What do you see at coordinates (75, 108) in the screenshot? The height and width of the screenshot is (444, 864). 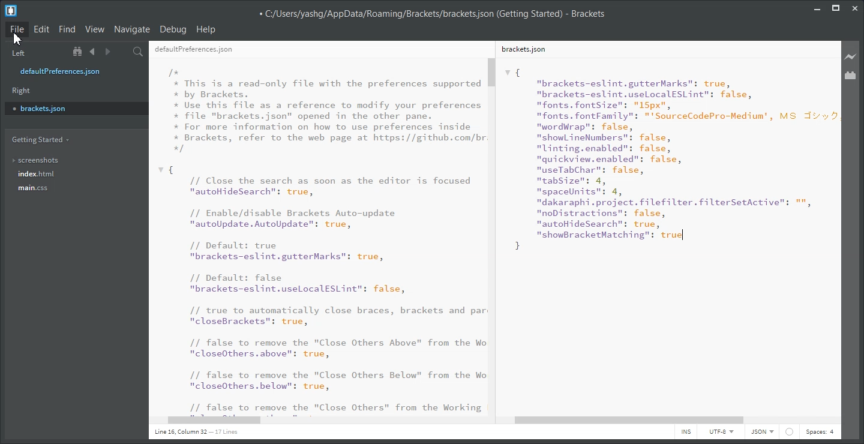 I see `brackets.json` at bounding box center [75, 108].